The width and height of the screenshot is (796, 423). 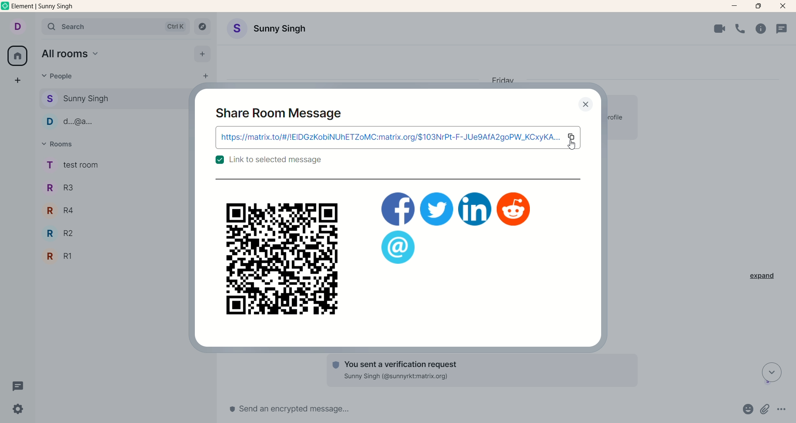 I want to click on threads, so click(x=785, y=28).